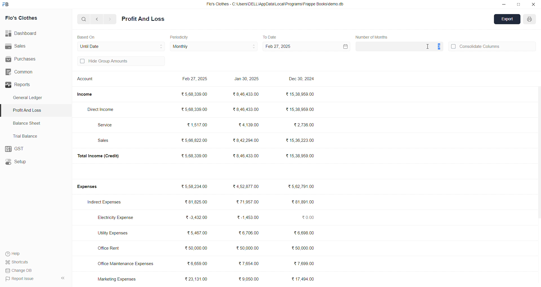 The image size is (541, 287). I want to click on ₹ 81,825.00, so click(196, 202).